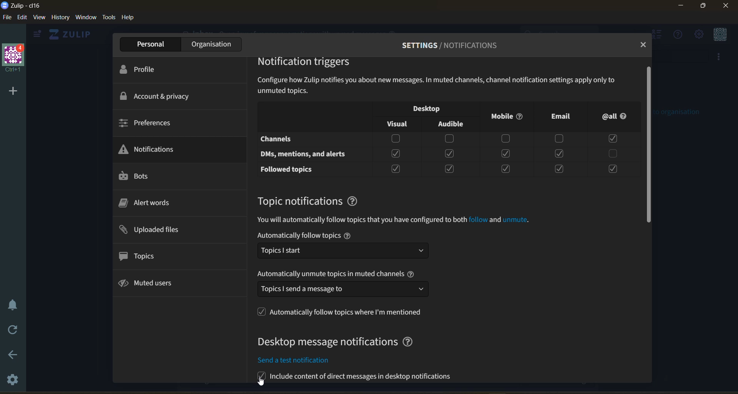 The height and width of the screenshot is (394, 738). Describe the element at coordinates (395, 220) in the screenshot. I see `information` at that location.